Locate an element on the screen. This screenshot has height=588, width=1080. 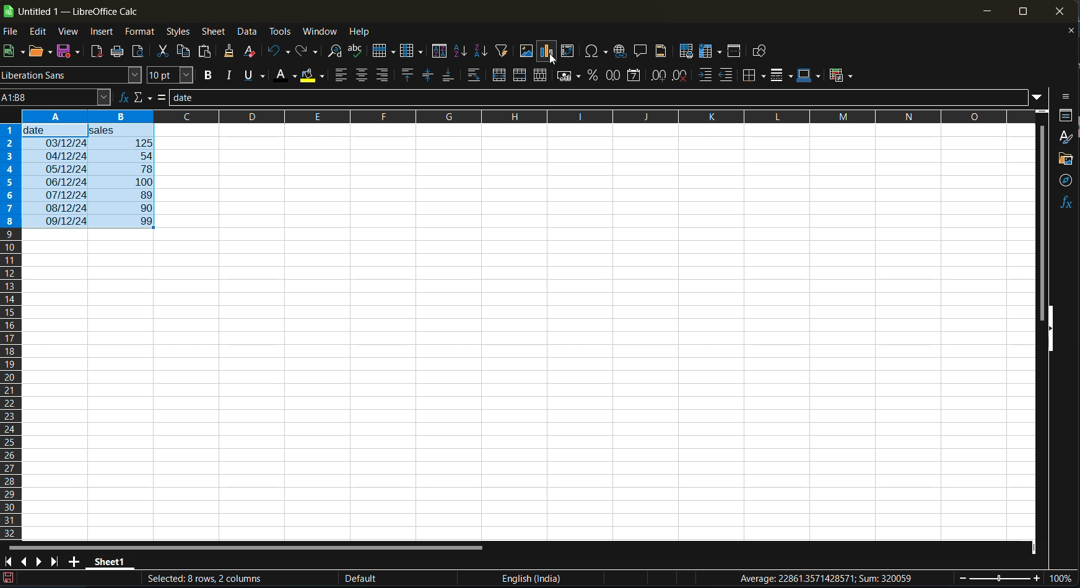
sheet is located at coordinates (215, 32).